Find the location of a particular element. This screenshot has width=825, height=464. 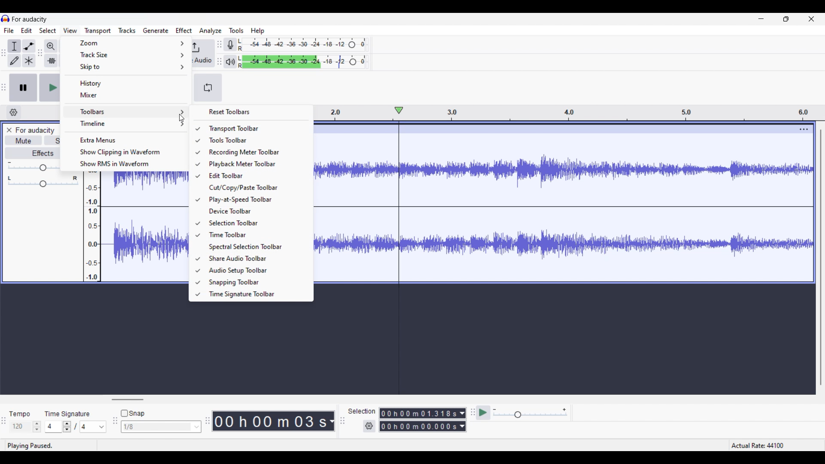

Project name is located at coordinates (34, 130).